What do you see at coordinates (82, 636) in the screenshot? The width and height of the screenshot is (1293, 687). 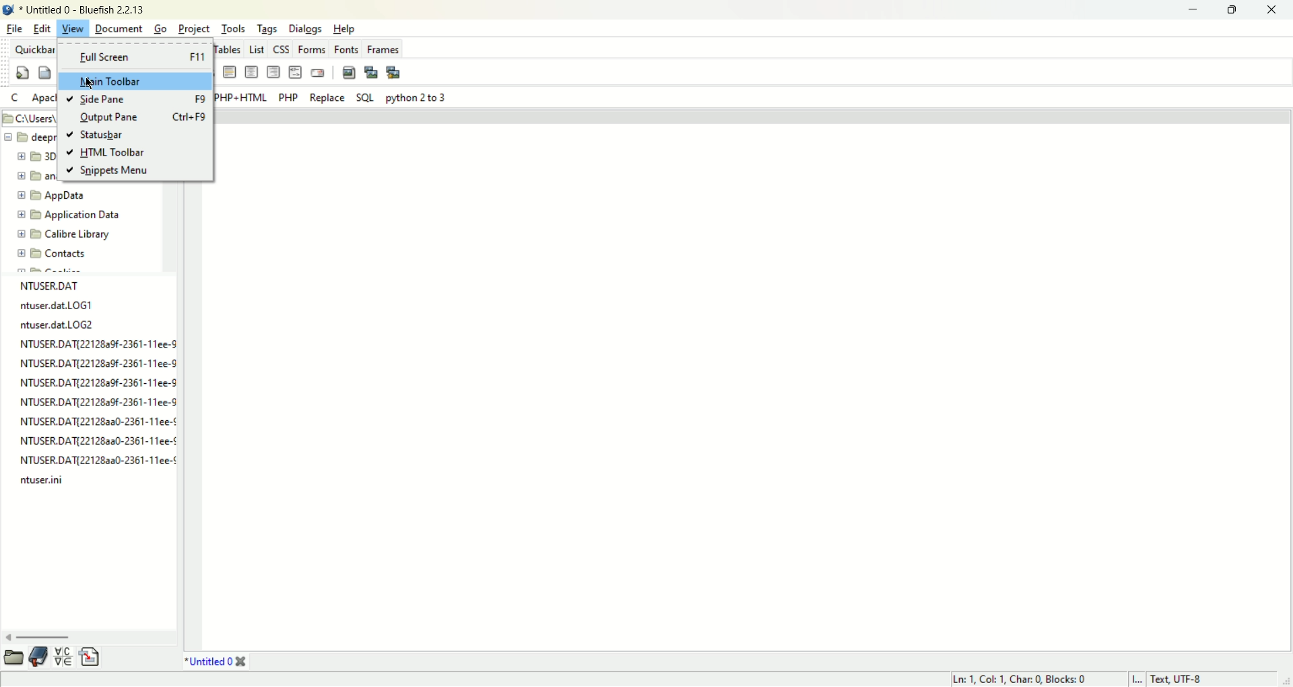 I see `horizontal scroll bar` at bounding box center [82, 636].